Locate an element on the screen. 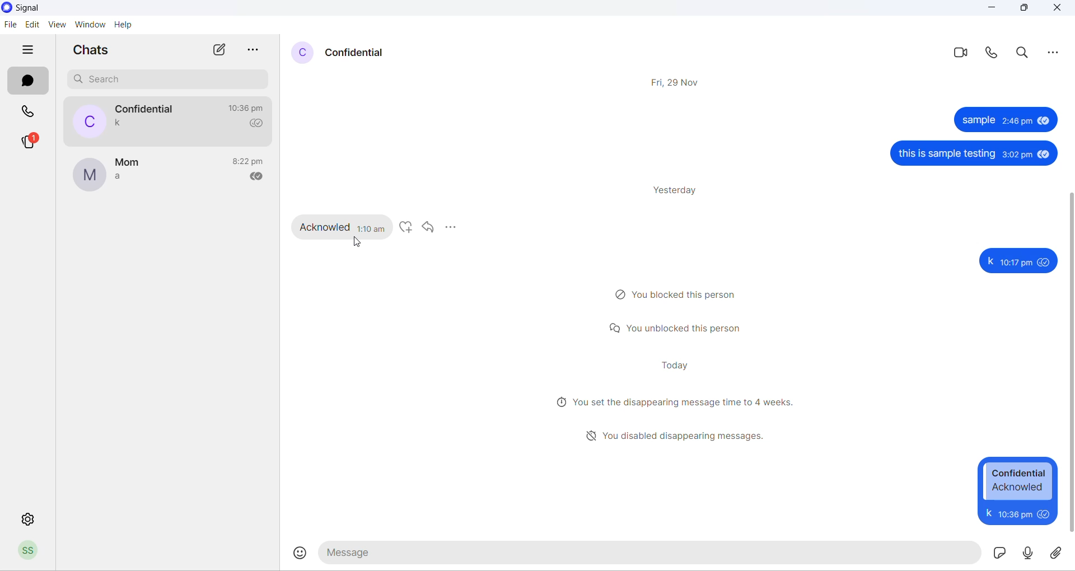  contact name is located at coordinates (146, 109).